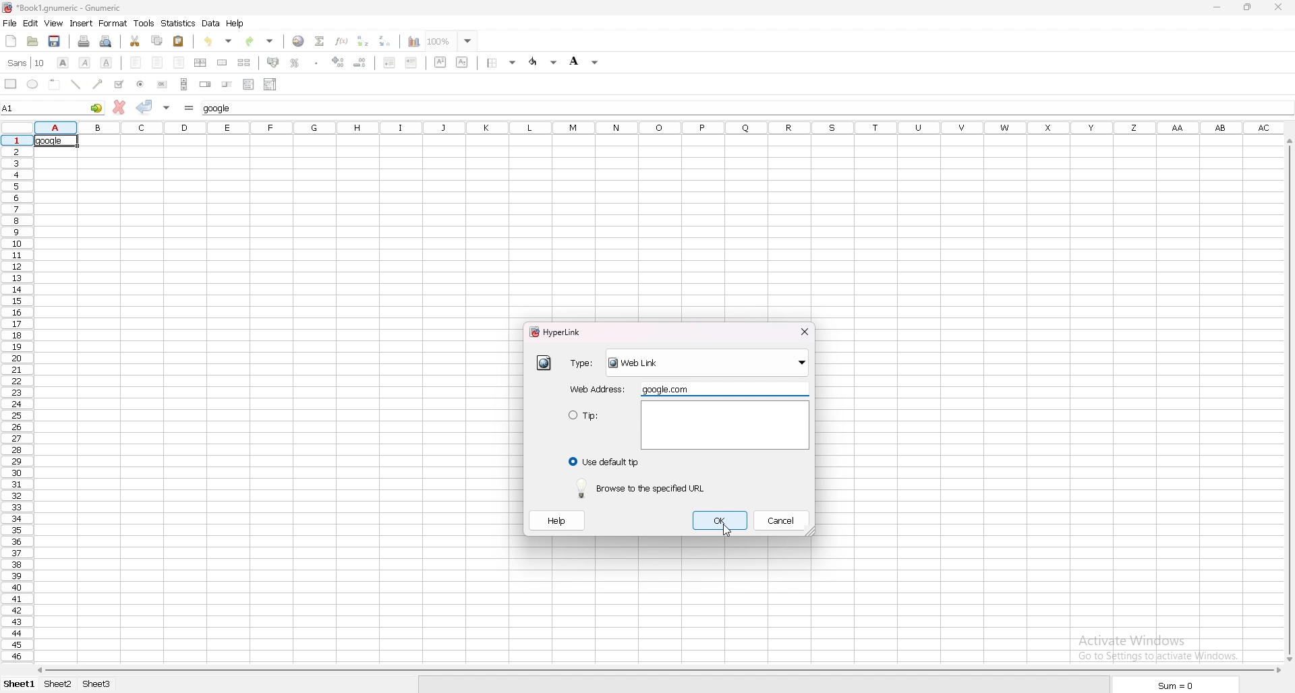 The image size is (1295, 693). What do you see at coordinates (11, 83) in the screenshot?
I see `rectangle` at bounding box center [11, 83].